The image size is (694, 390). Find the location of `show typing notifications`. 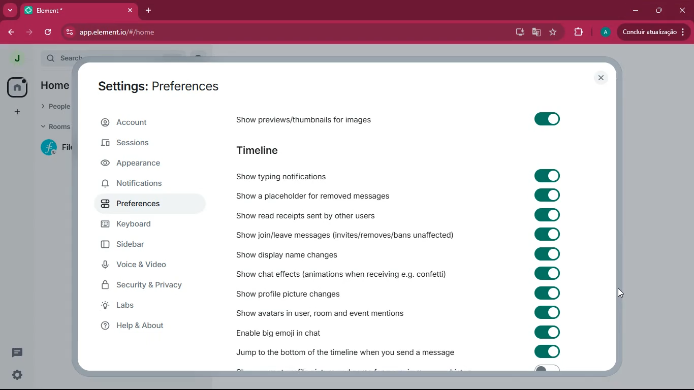

show typing notifications is located at coordinates (319, 177).